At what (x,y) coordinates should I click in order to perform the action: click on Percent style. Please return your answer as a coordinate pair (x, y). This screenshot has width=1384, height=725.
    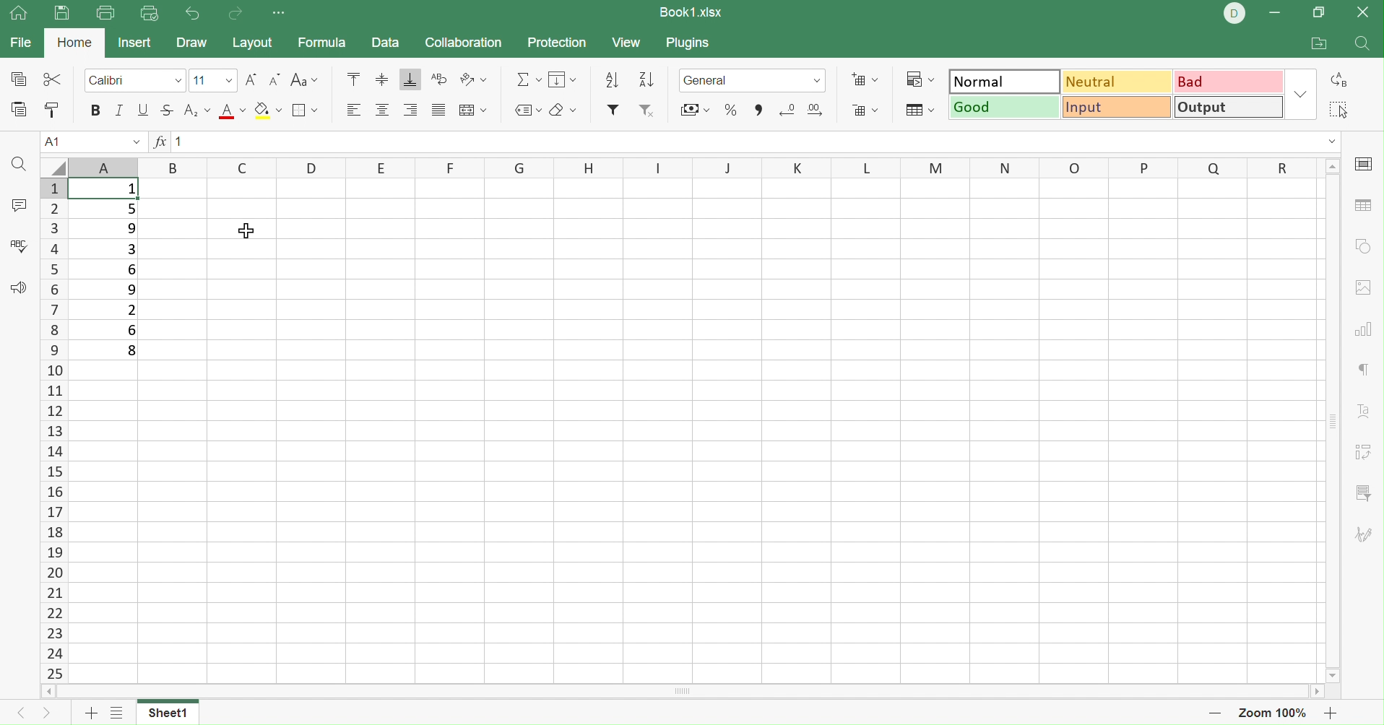
    Looking at the image, I should click on (732, 111).